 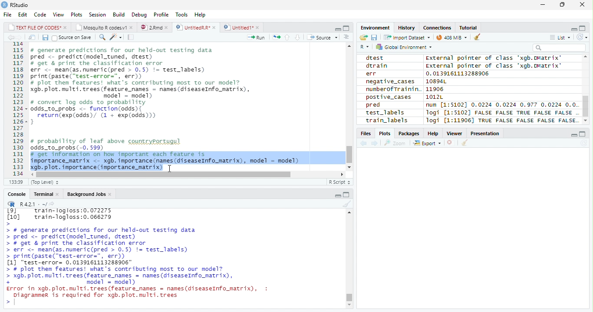 What do you see at coordinates (572, 28) in the screenshot?
I see `Minimize` at bounding box center [572, 28].